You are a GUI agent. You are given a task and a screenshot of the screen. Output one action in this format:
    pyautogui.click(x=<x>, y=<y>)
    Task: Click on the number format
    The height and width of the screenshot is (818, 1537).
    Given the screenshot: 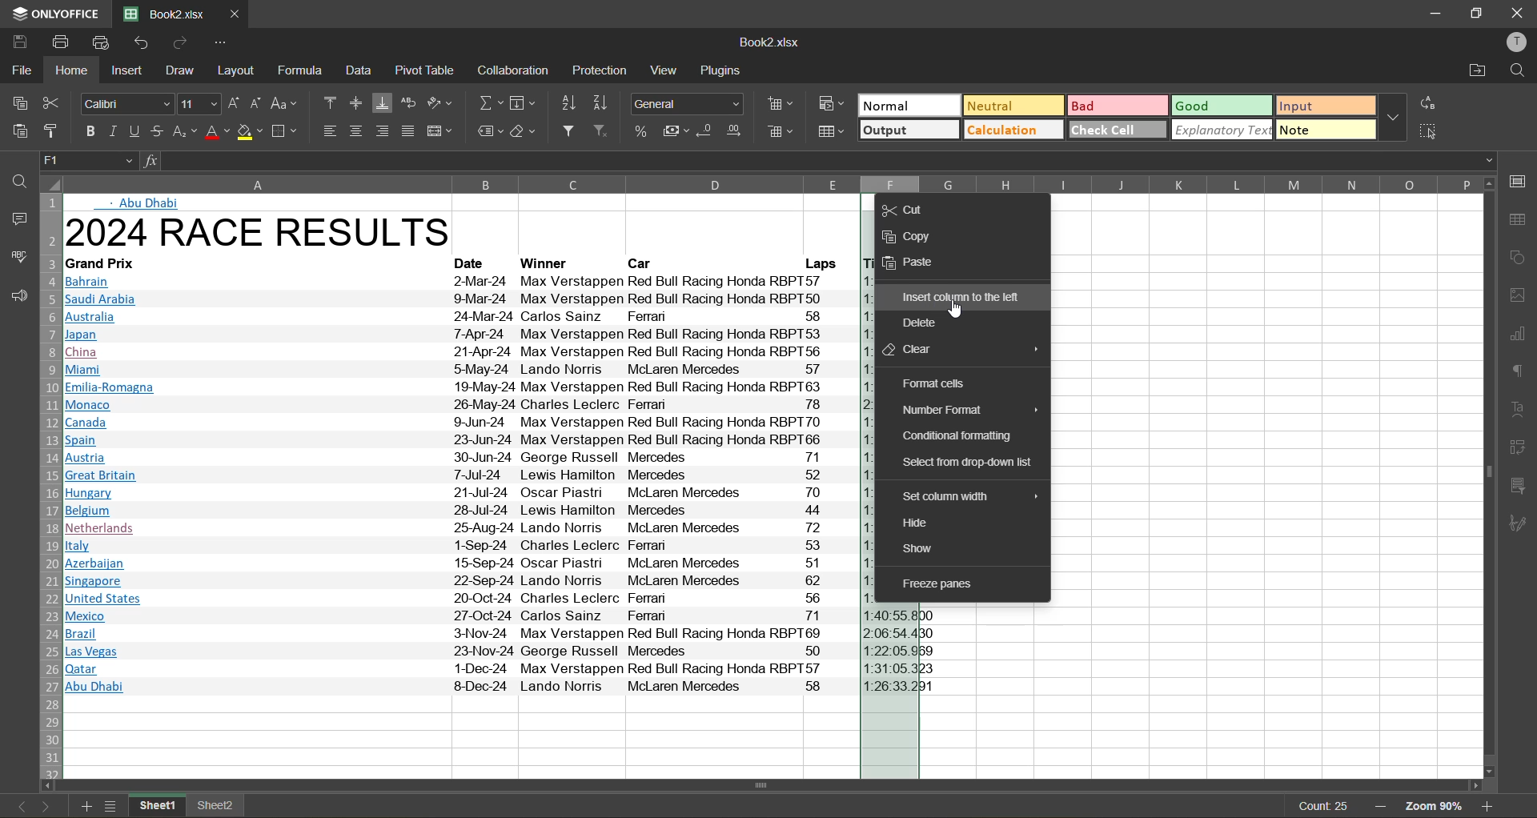 What is the action you would take?
    pyautogui.click(x=969, y=408)
    